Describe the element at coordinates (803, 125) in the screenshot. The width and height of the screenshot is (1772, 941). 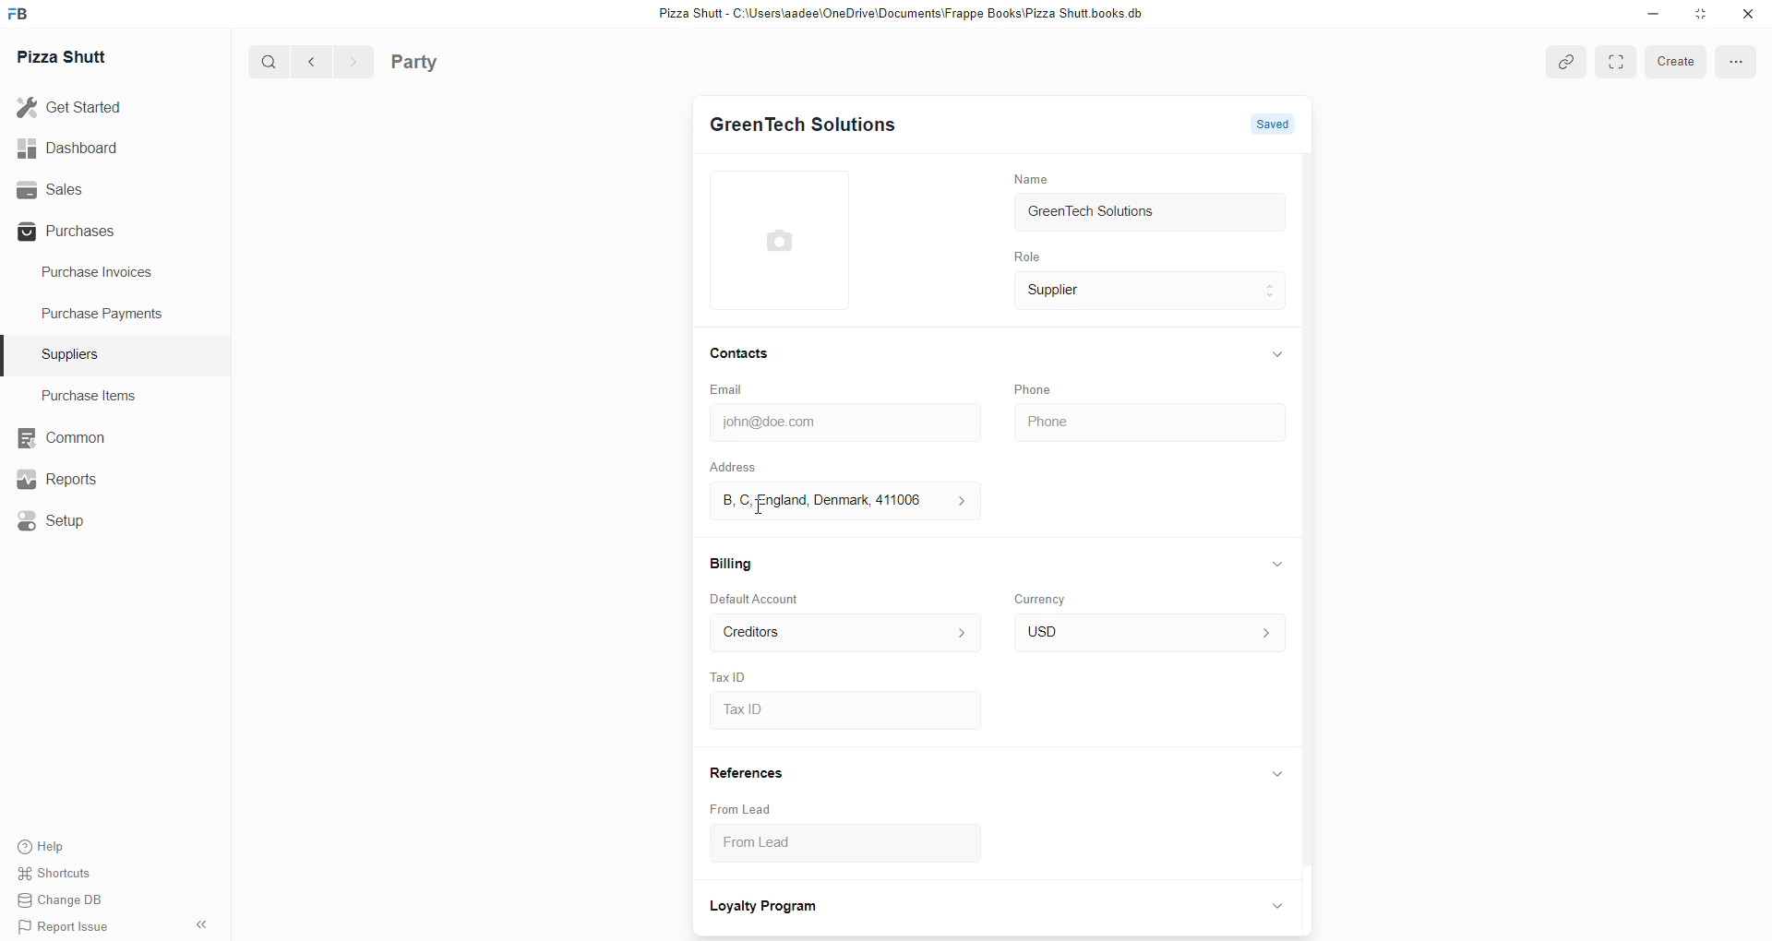
I see `GreenTech Solutions` at that location.